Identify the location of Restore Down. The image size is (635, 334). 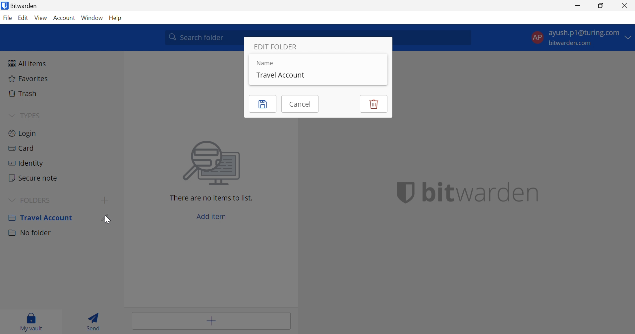
(601, 7).